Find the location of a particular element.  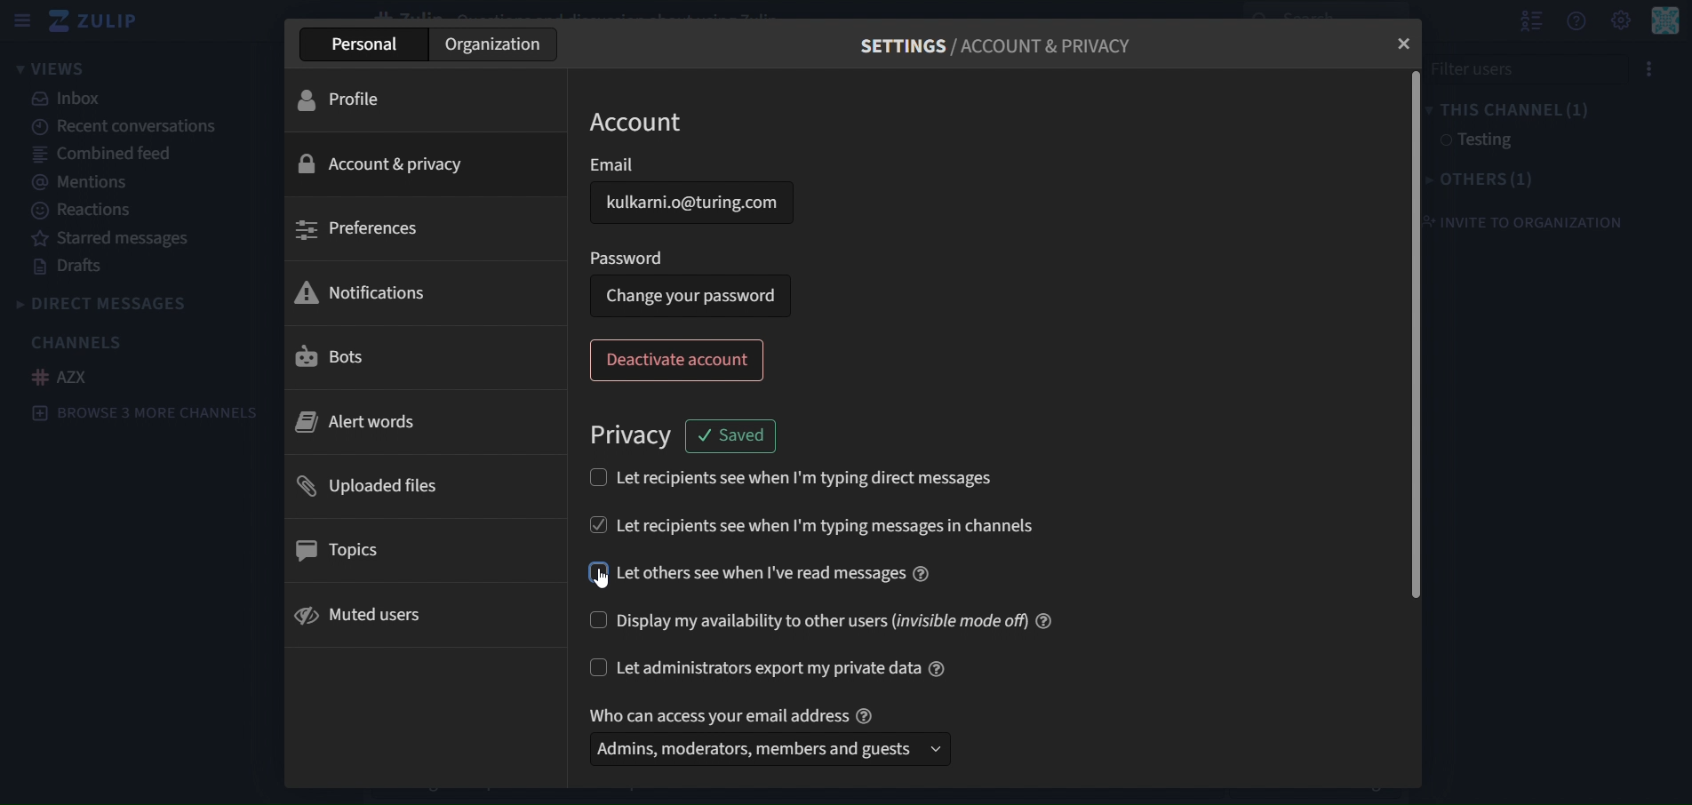

let others seewhen I've read messages is located at coordinates (776, 571).